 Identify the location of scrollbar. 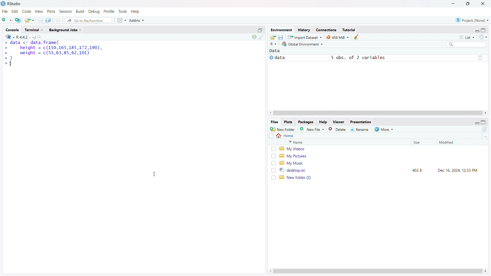
(377, 113).